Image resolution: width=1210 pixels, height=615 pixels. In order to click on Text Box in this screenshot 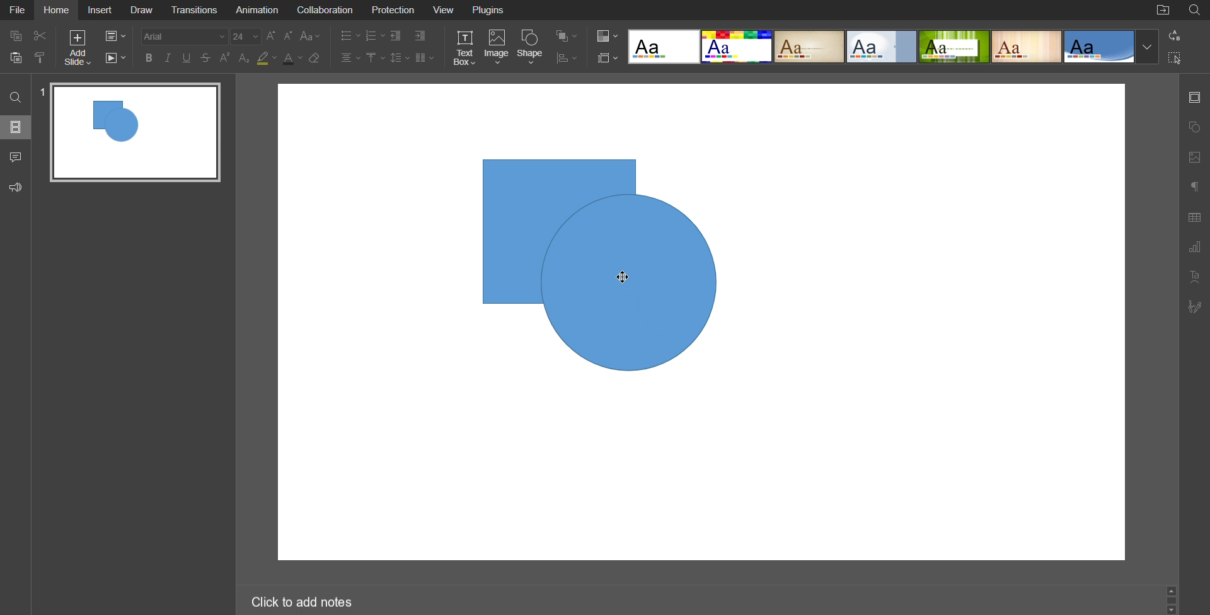, I will do `click(463, 49)`.